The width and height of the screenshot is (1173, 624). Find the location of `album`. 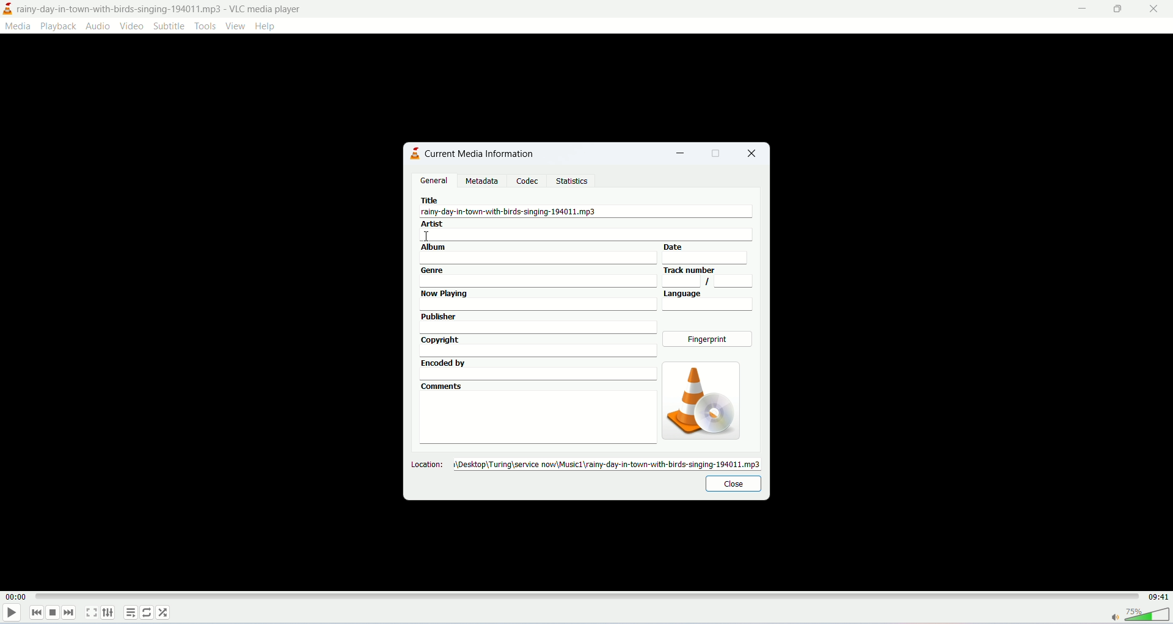

album is located at coordinates (537, 253).